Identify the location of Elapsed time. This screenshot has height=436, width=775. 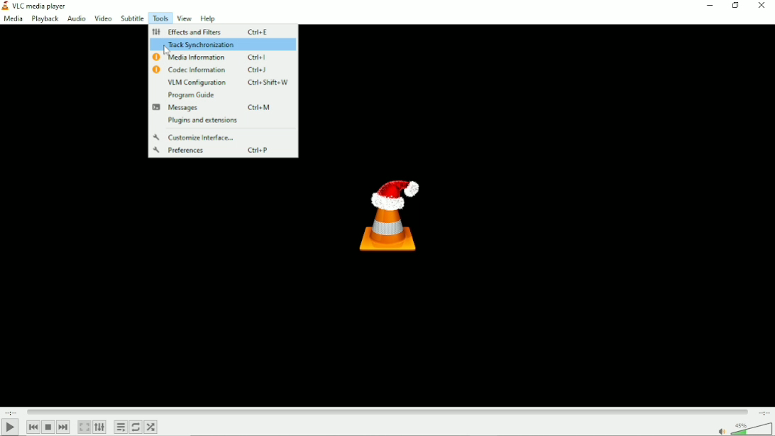
(12, 411).